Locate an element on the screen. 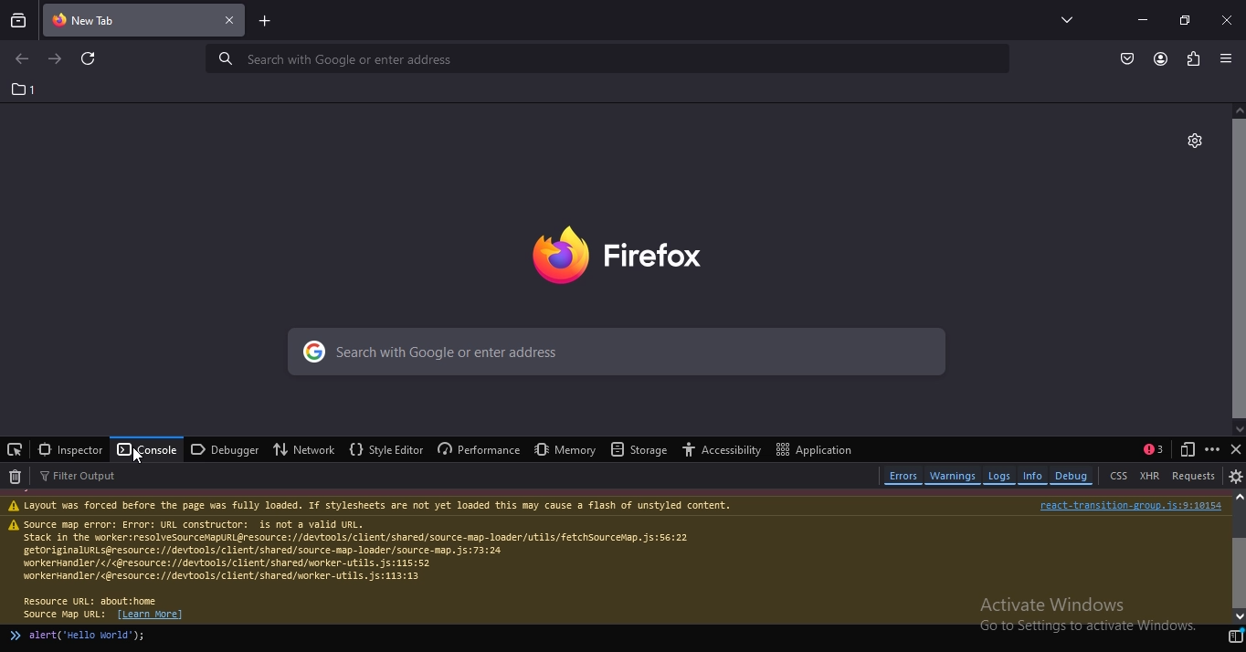 The image size is (1246, 652). accessibilty is located at coordinates (724, 448).